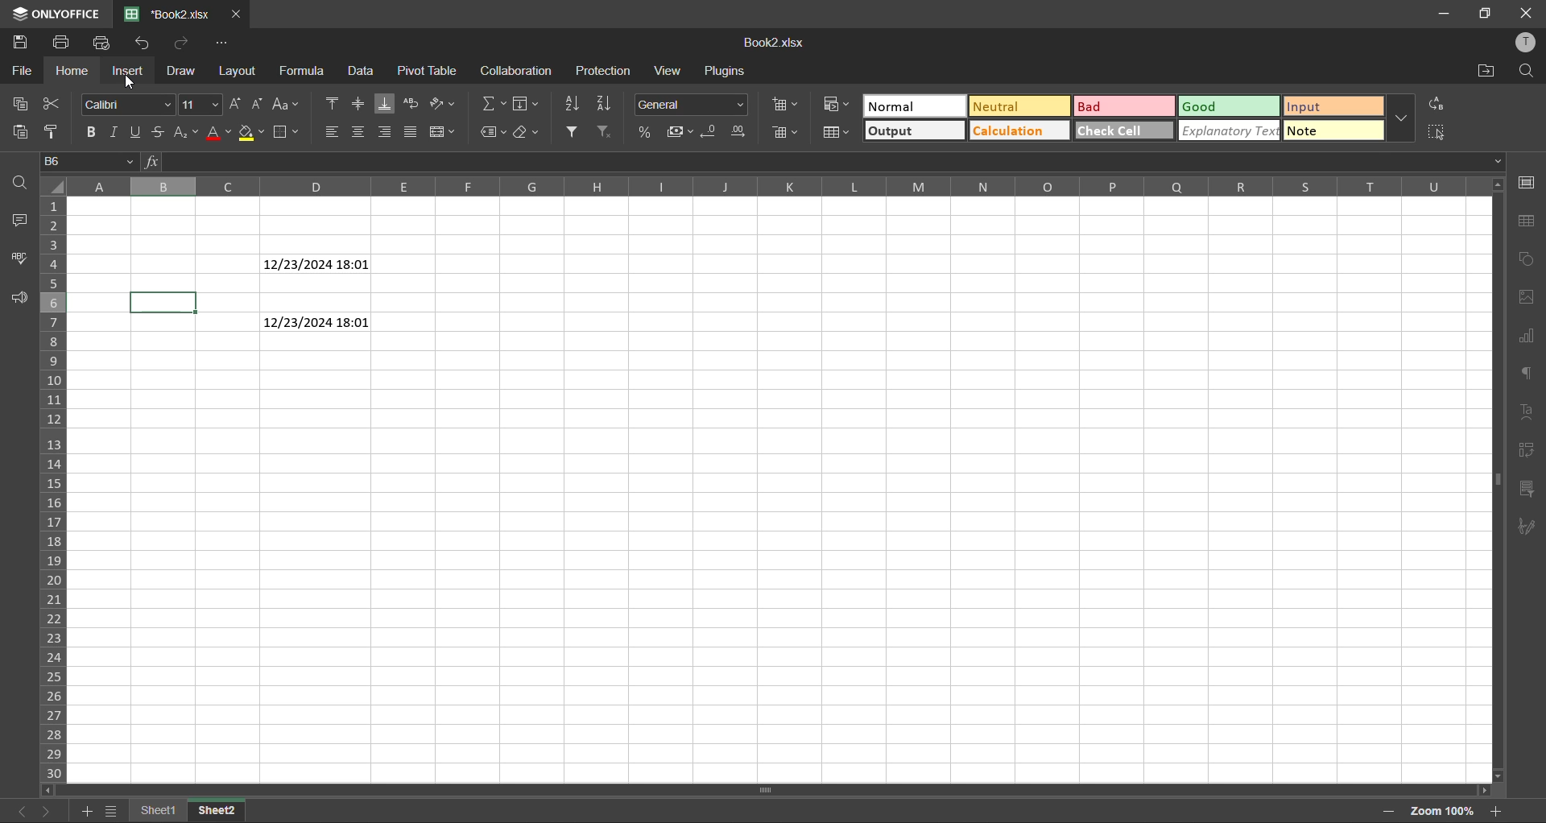 The height and width of the screenshot is (823, 1546). Describe the element at coordinates (669, 71) in the screenshot. I see `view` at that location.